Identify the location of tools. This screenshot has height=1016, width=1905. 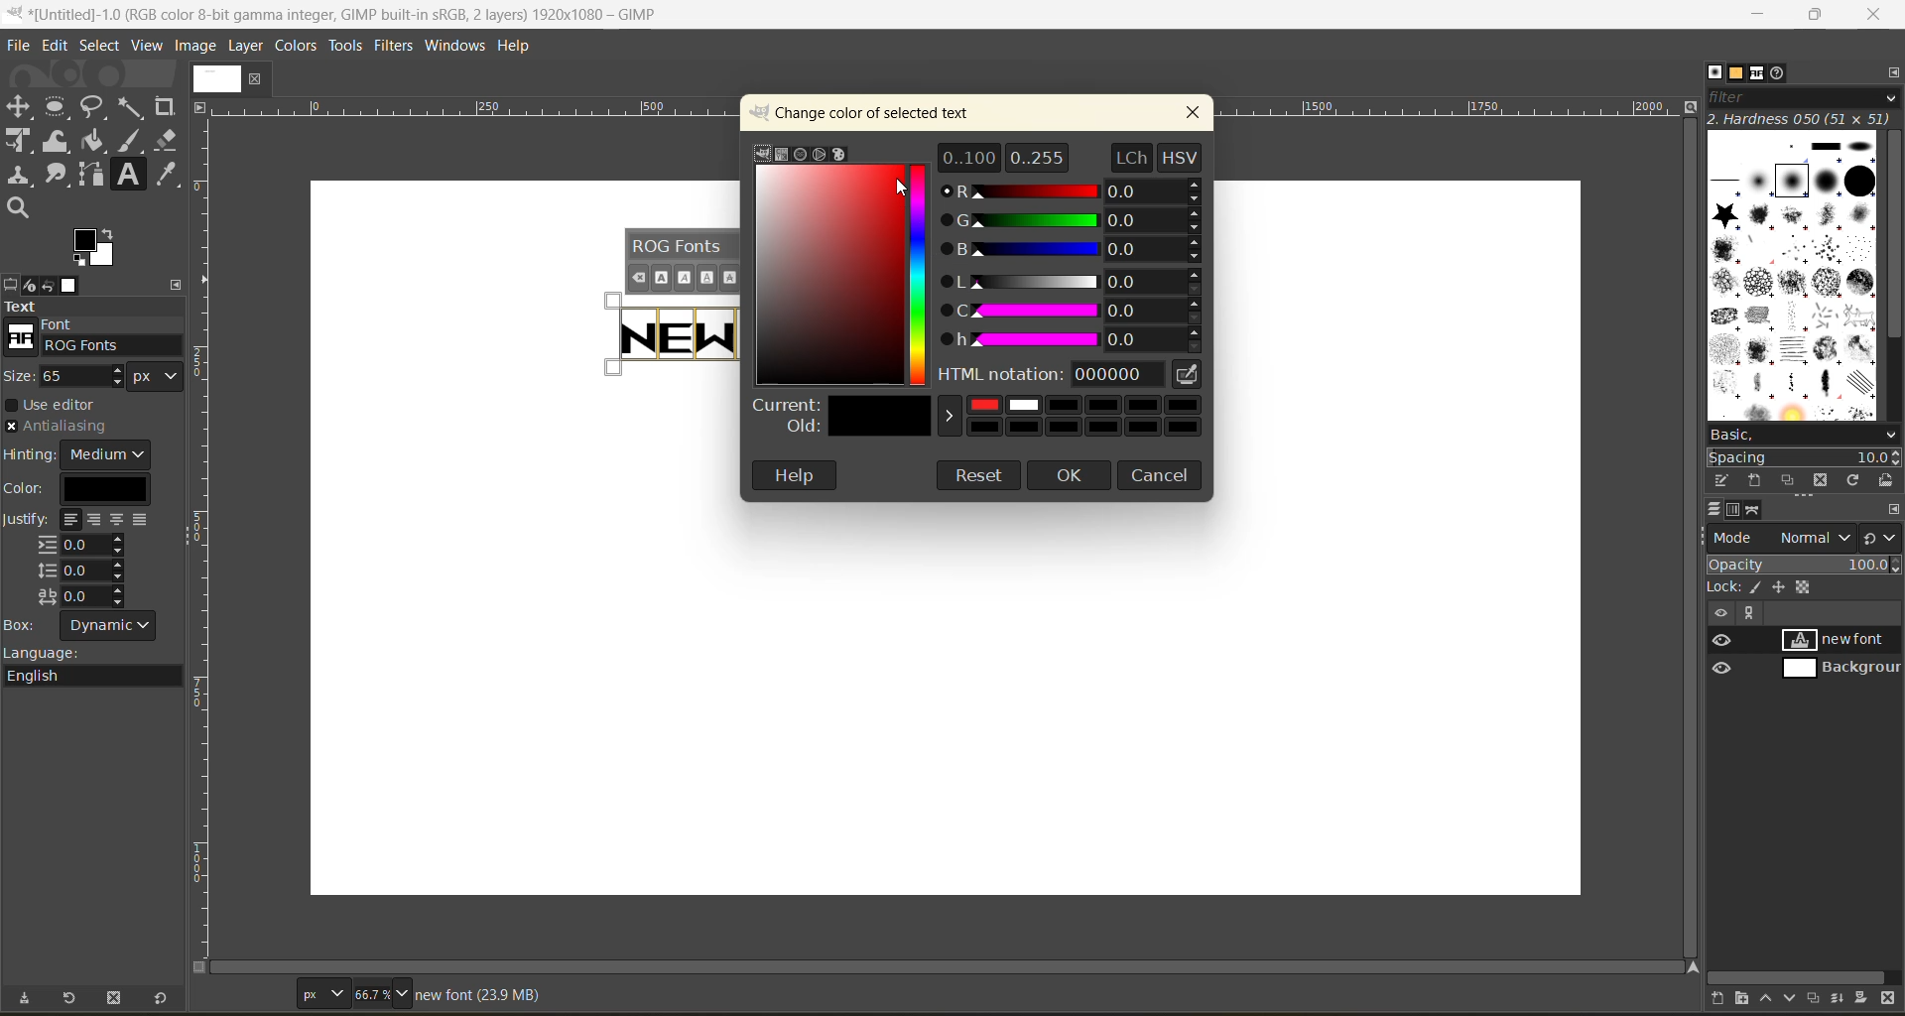
(94, 159).